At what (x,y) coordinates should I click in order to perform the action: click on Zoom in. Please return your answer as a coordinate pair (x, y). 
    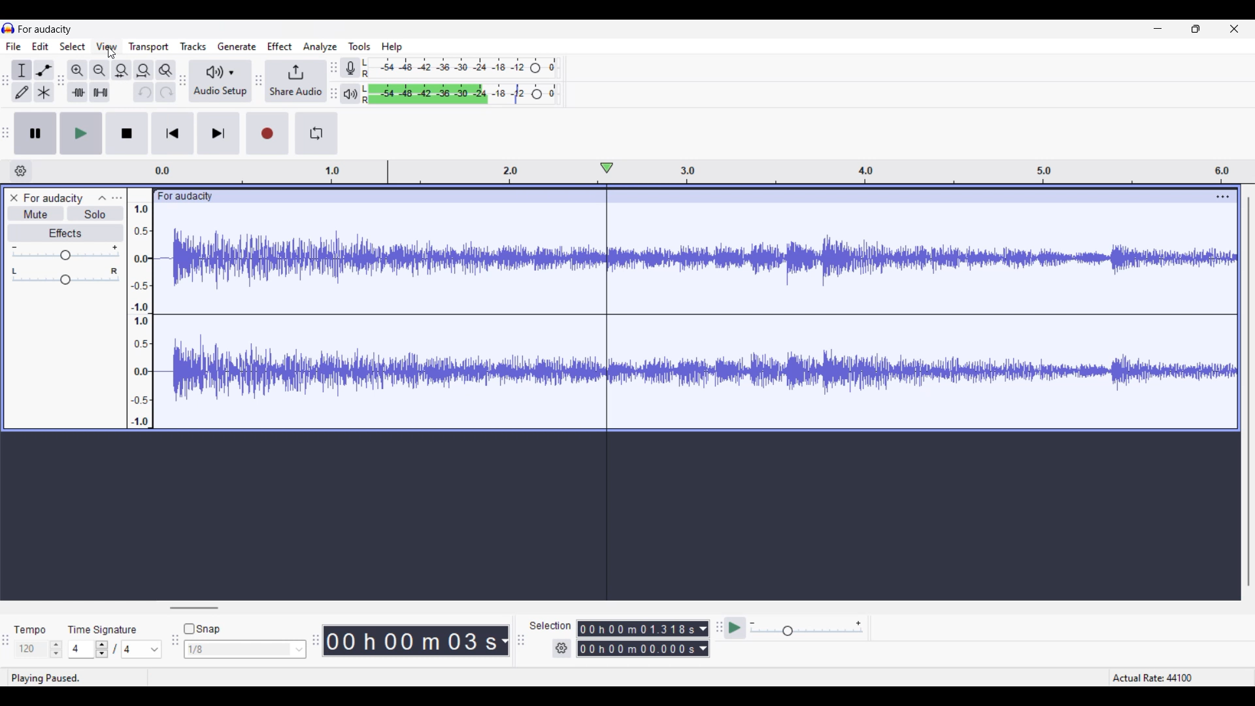
    Looking at the image, I should click on (77, 71).